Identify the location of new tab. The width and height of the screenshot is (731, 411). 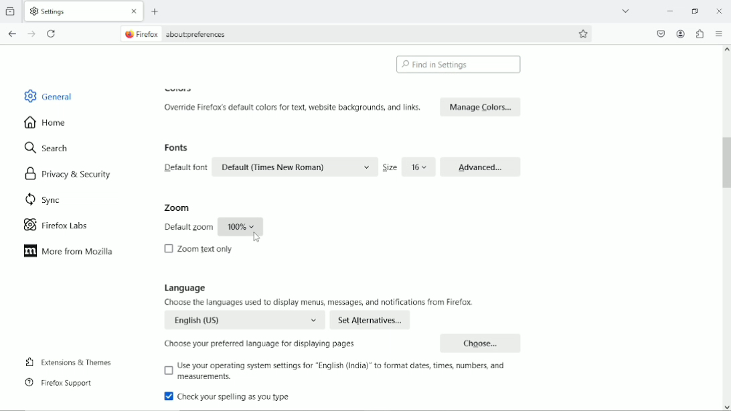
(156, 11).